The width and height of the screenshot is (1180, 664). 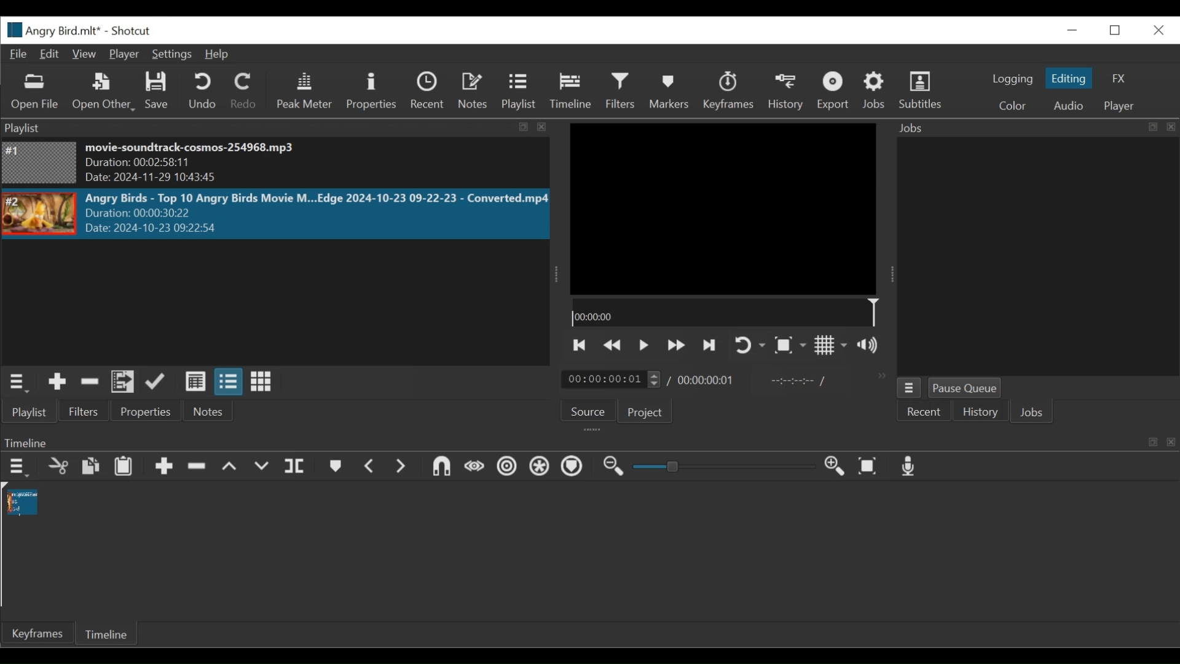 What do you see at coordinates (1069, 79) in the screenshot?
I see `Editing` at bounding box center [1069, 79].